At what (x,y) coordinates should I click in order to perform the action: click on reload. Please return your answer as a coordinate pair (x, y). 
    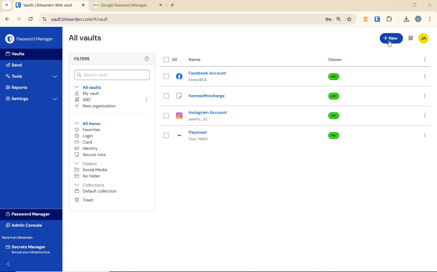
    Looking at the image, I should click on (30, 20).